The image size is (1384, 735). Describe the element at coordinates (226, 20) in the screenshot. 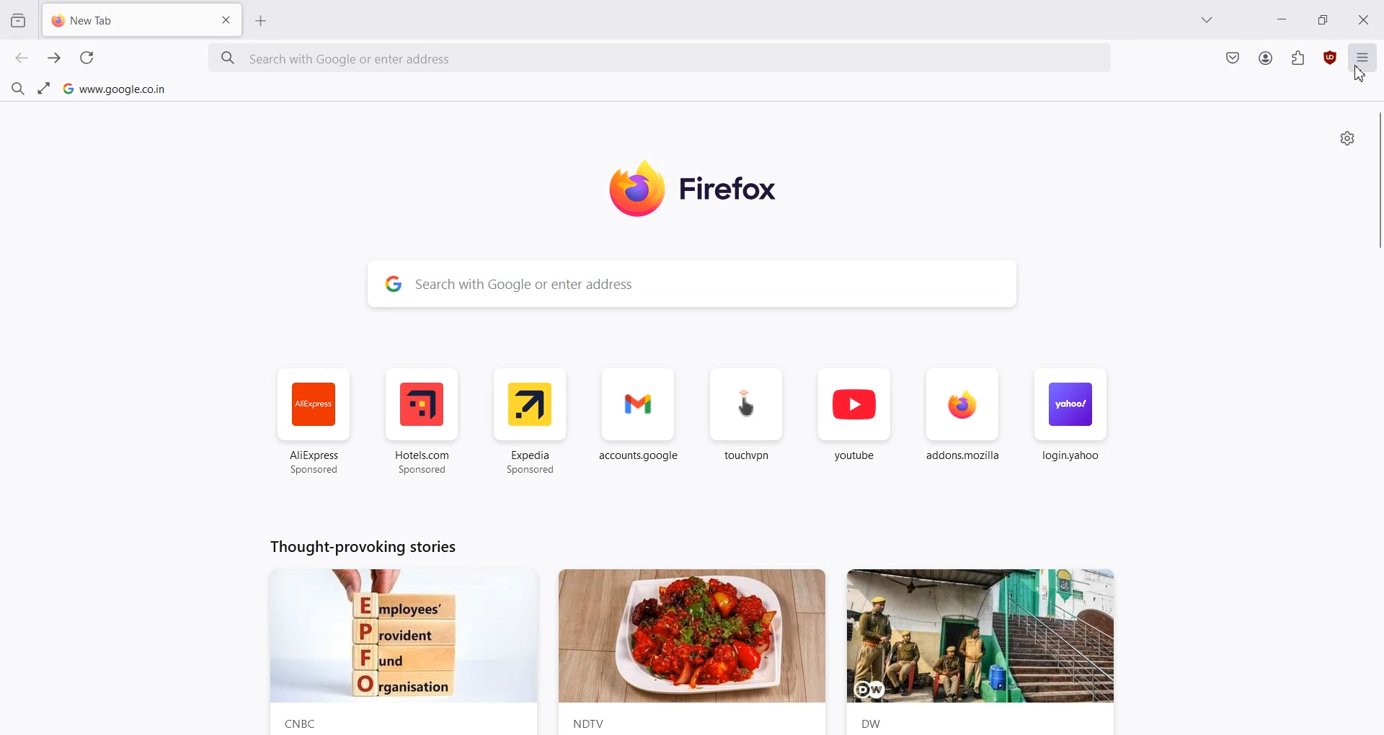

I see `Close Tab` at that location.